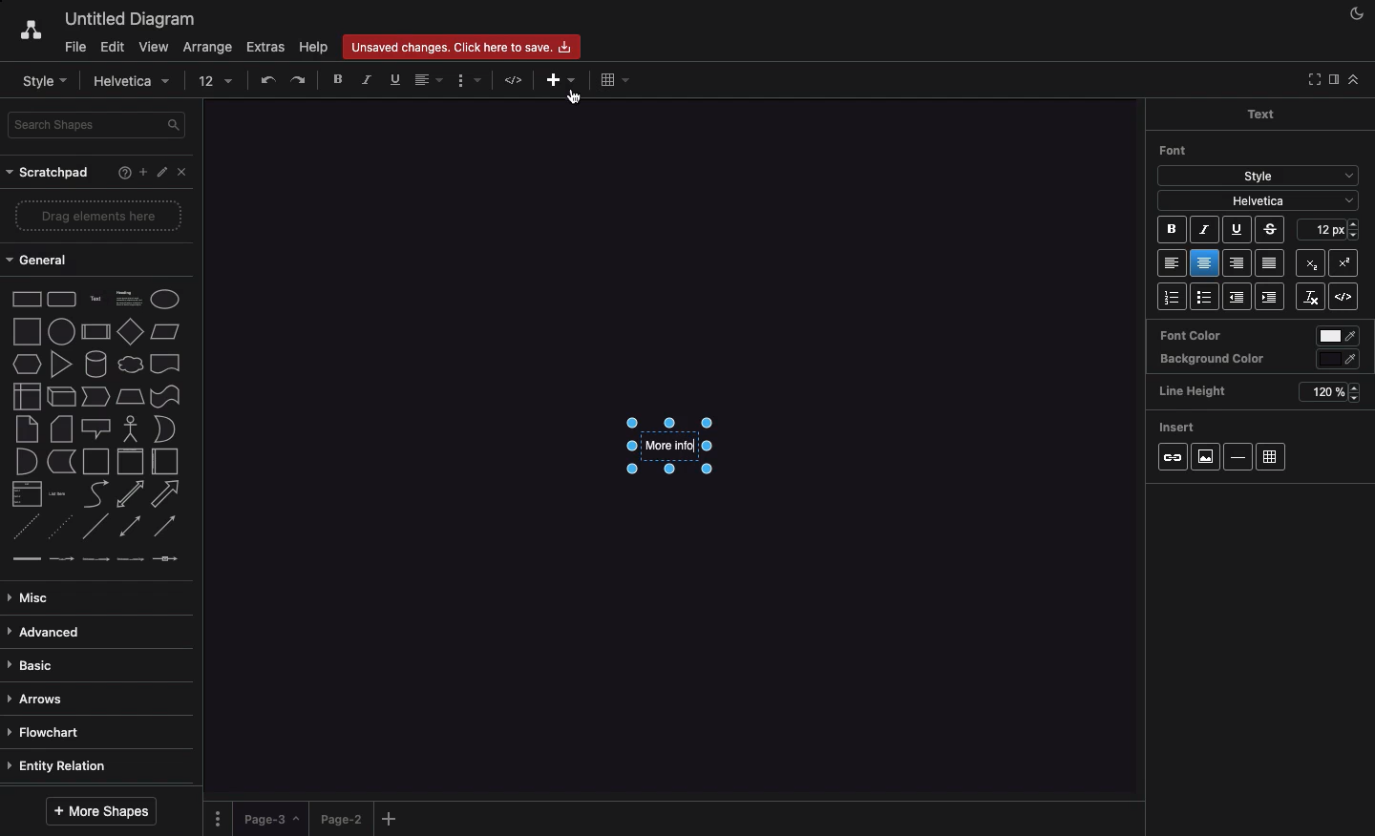 This screenshot has width=1375, height=836. What do you see at coordinates (74, 46) in the screenshot?
I see `File` at bounding box center [74, 46].